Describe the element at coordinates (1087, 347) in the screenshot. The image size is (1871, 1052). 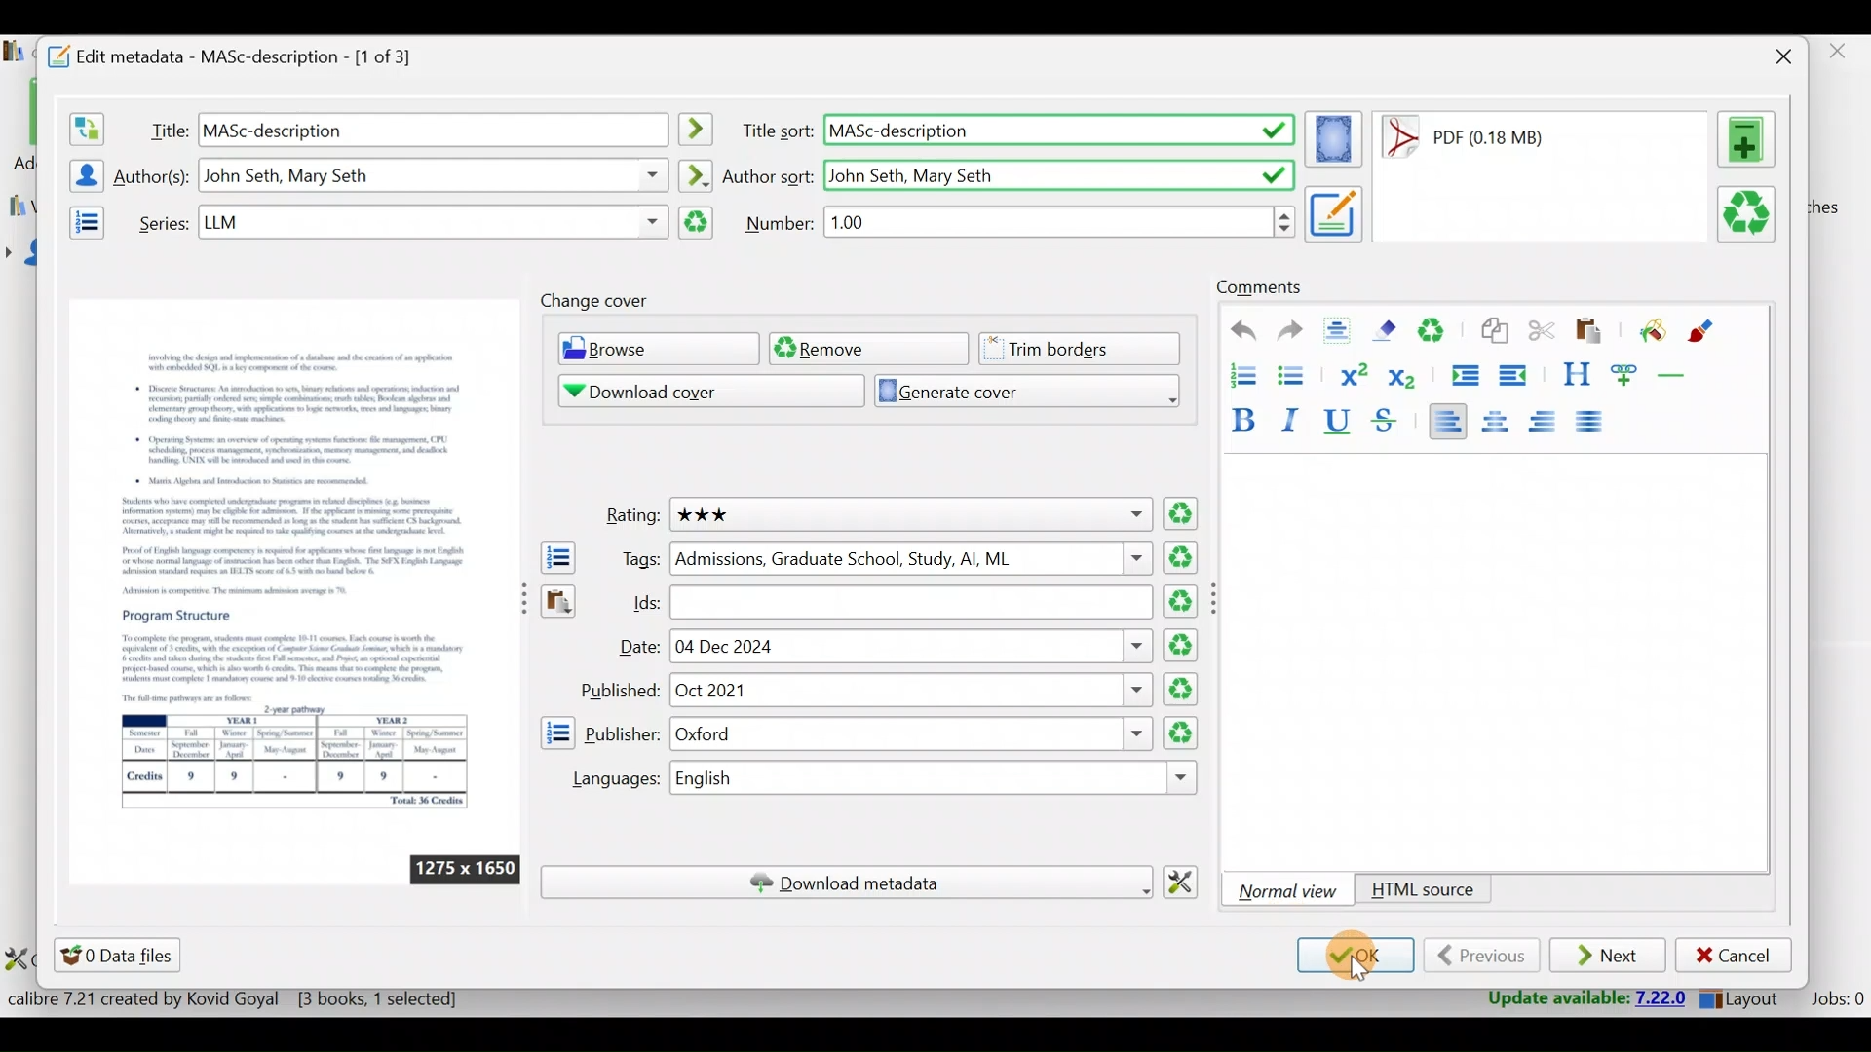
I see `Trim borders` at that location.